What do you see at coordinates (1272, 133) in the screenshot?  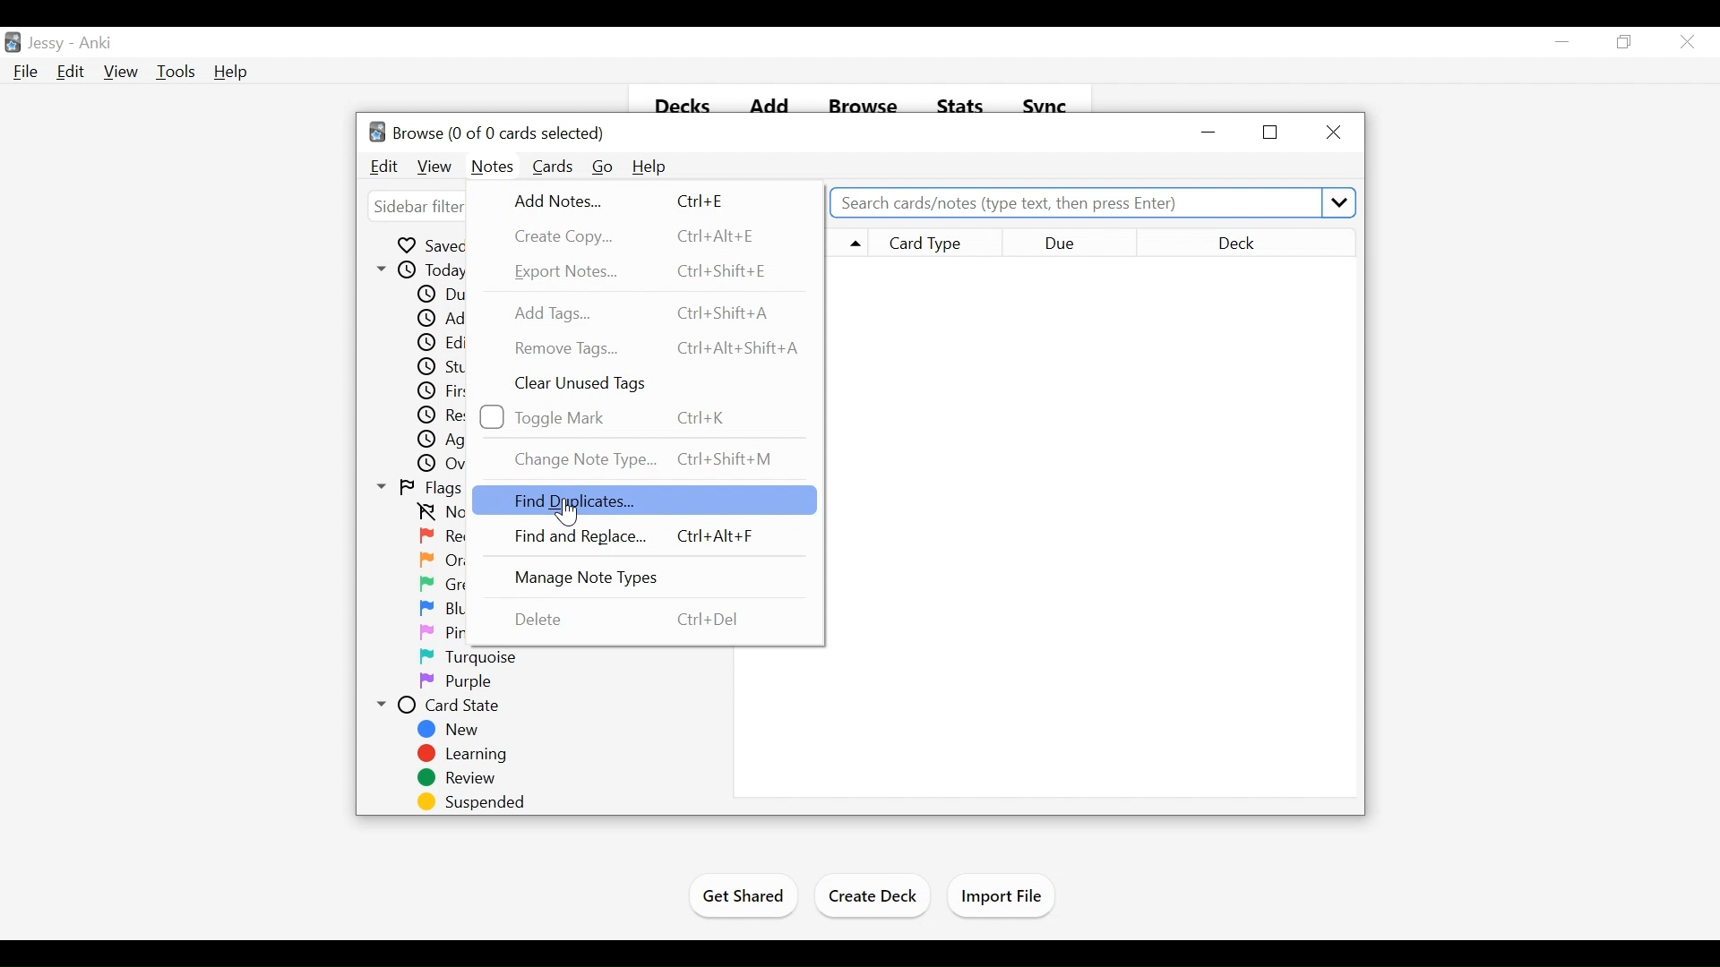 I see `Restore` at bounding box center [1272, 133].